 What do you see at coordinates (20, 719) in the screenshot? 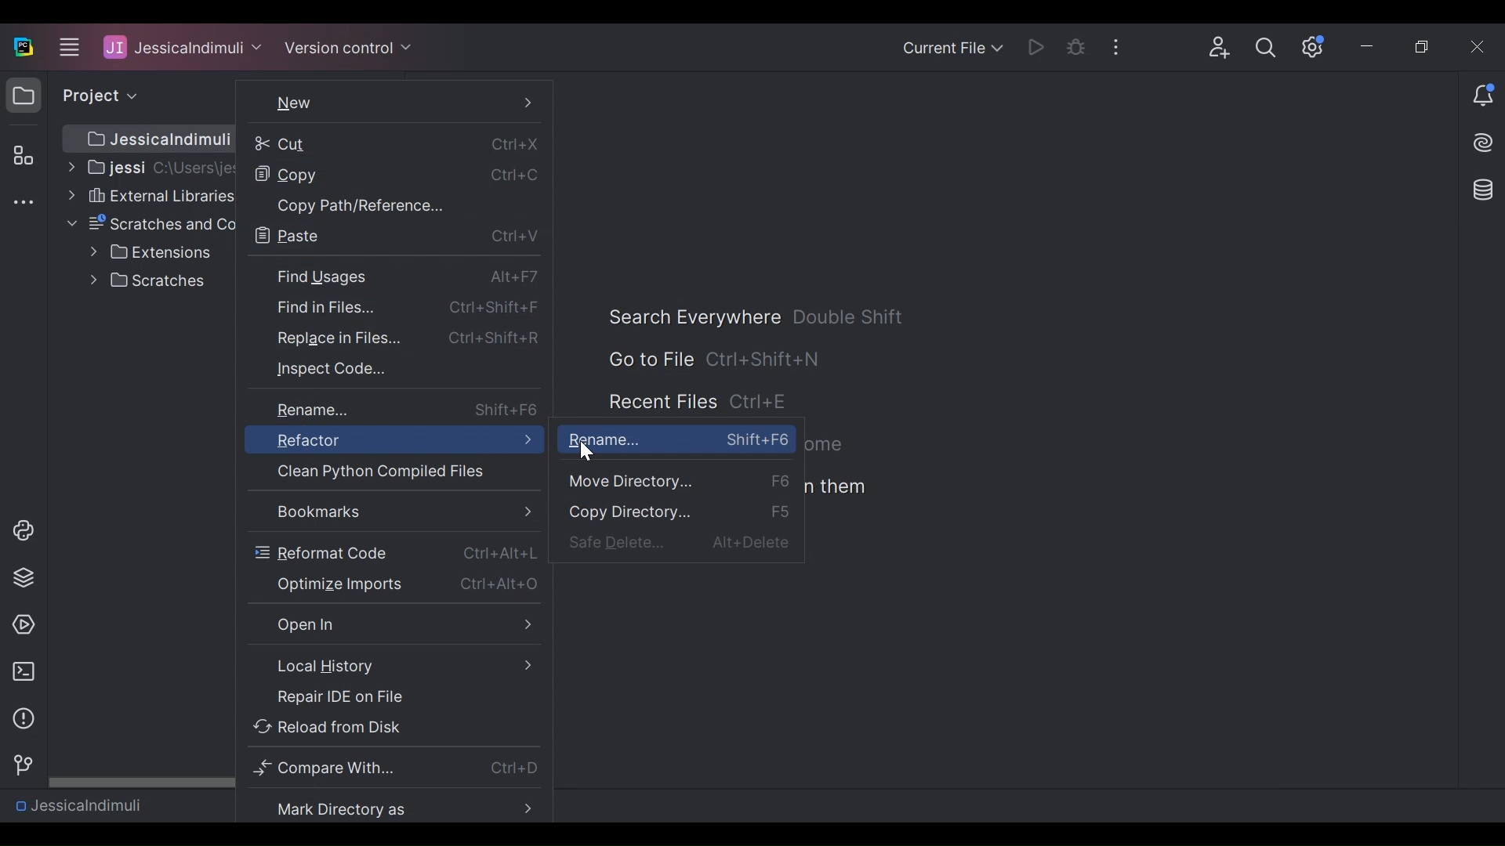
I see `information` at bounding box center [20, 719].